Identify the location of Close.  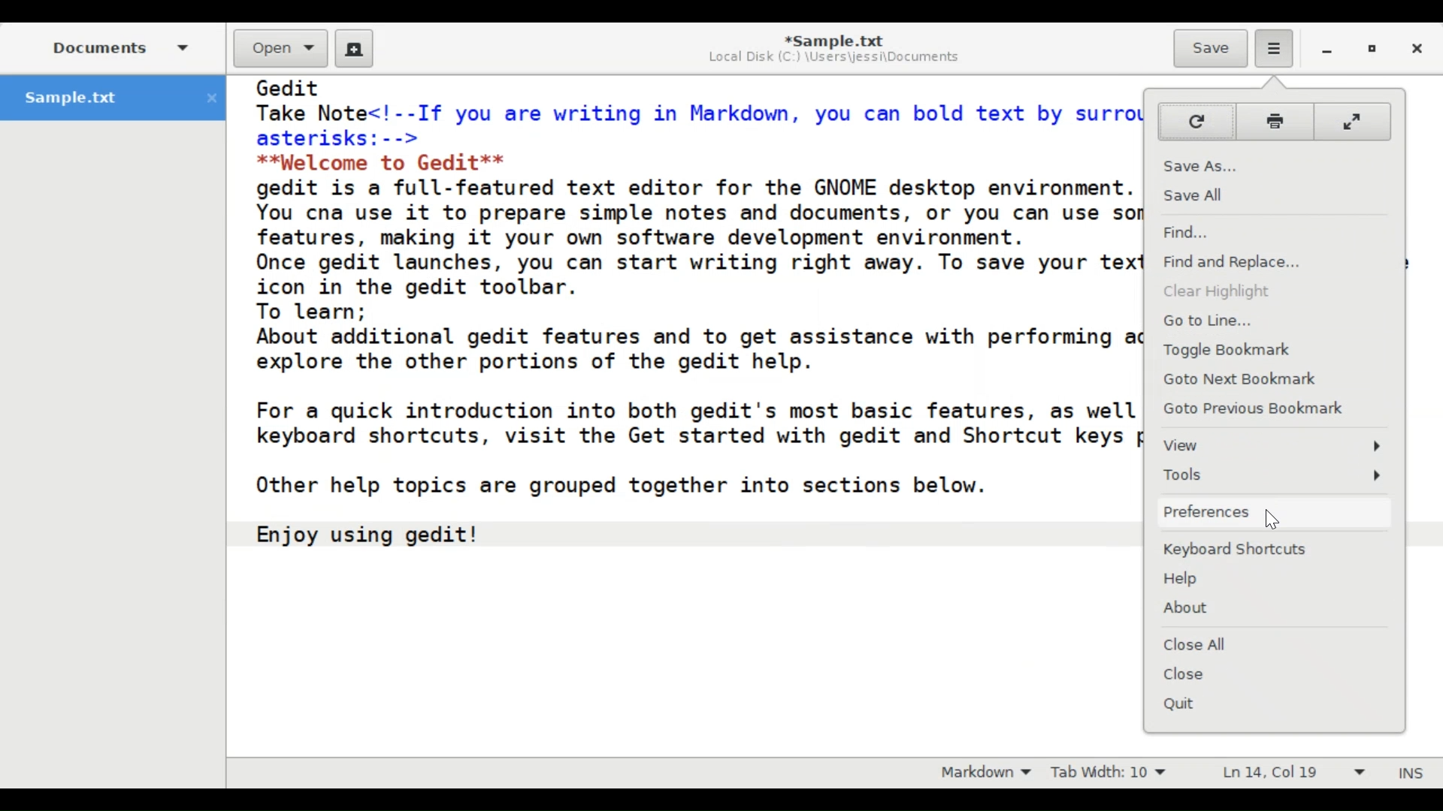
(1417, 50).